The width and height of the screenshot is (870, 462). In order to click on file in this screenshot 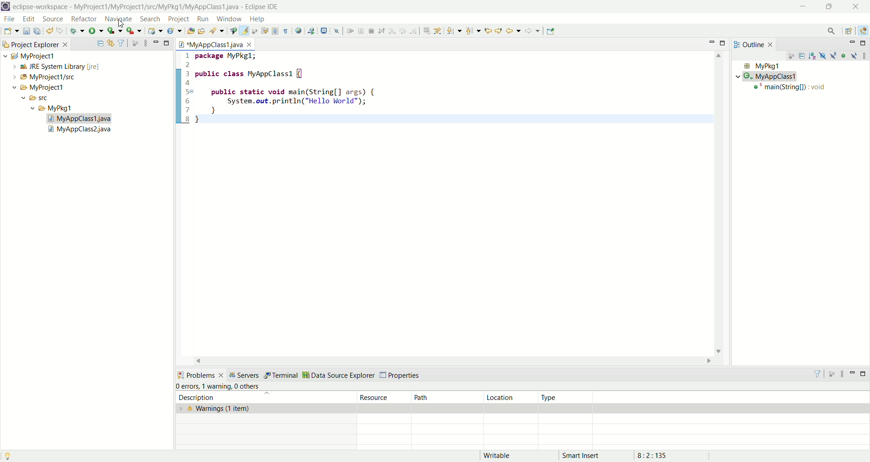, I will do `click(11, 20)`.